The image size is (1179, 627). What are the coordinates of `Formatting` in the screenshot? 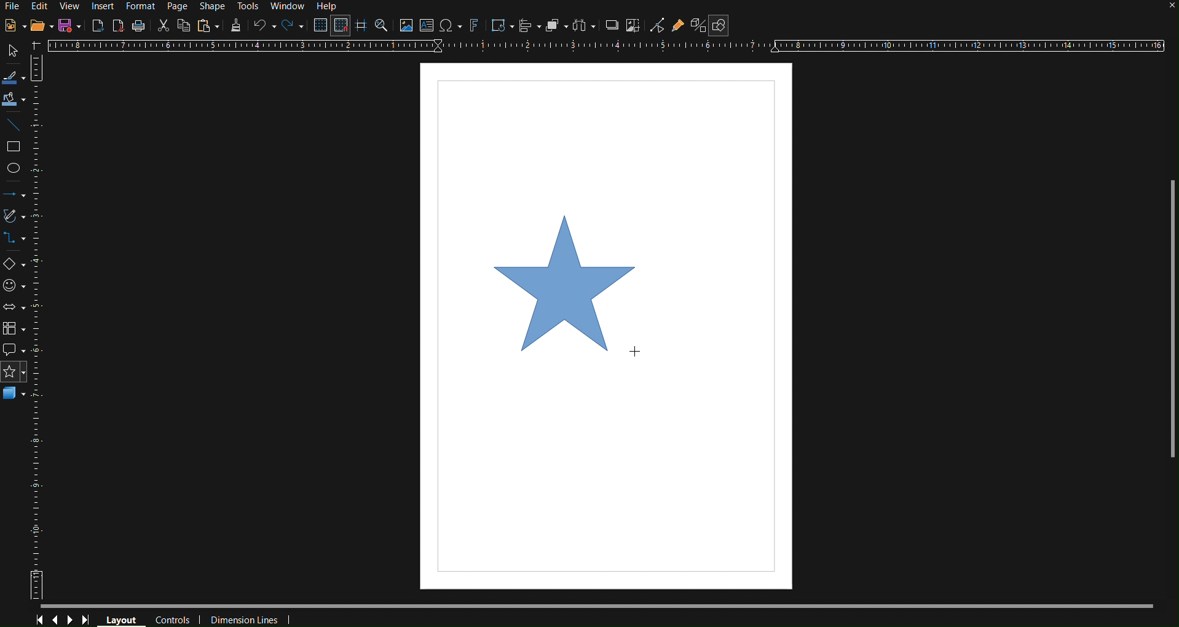 It's located at (234, 26).